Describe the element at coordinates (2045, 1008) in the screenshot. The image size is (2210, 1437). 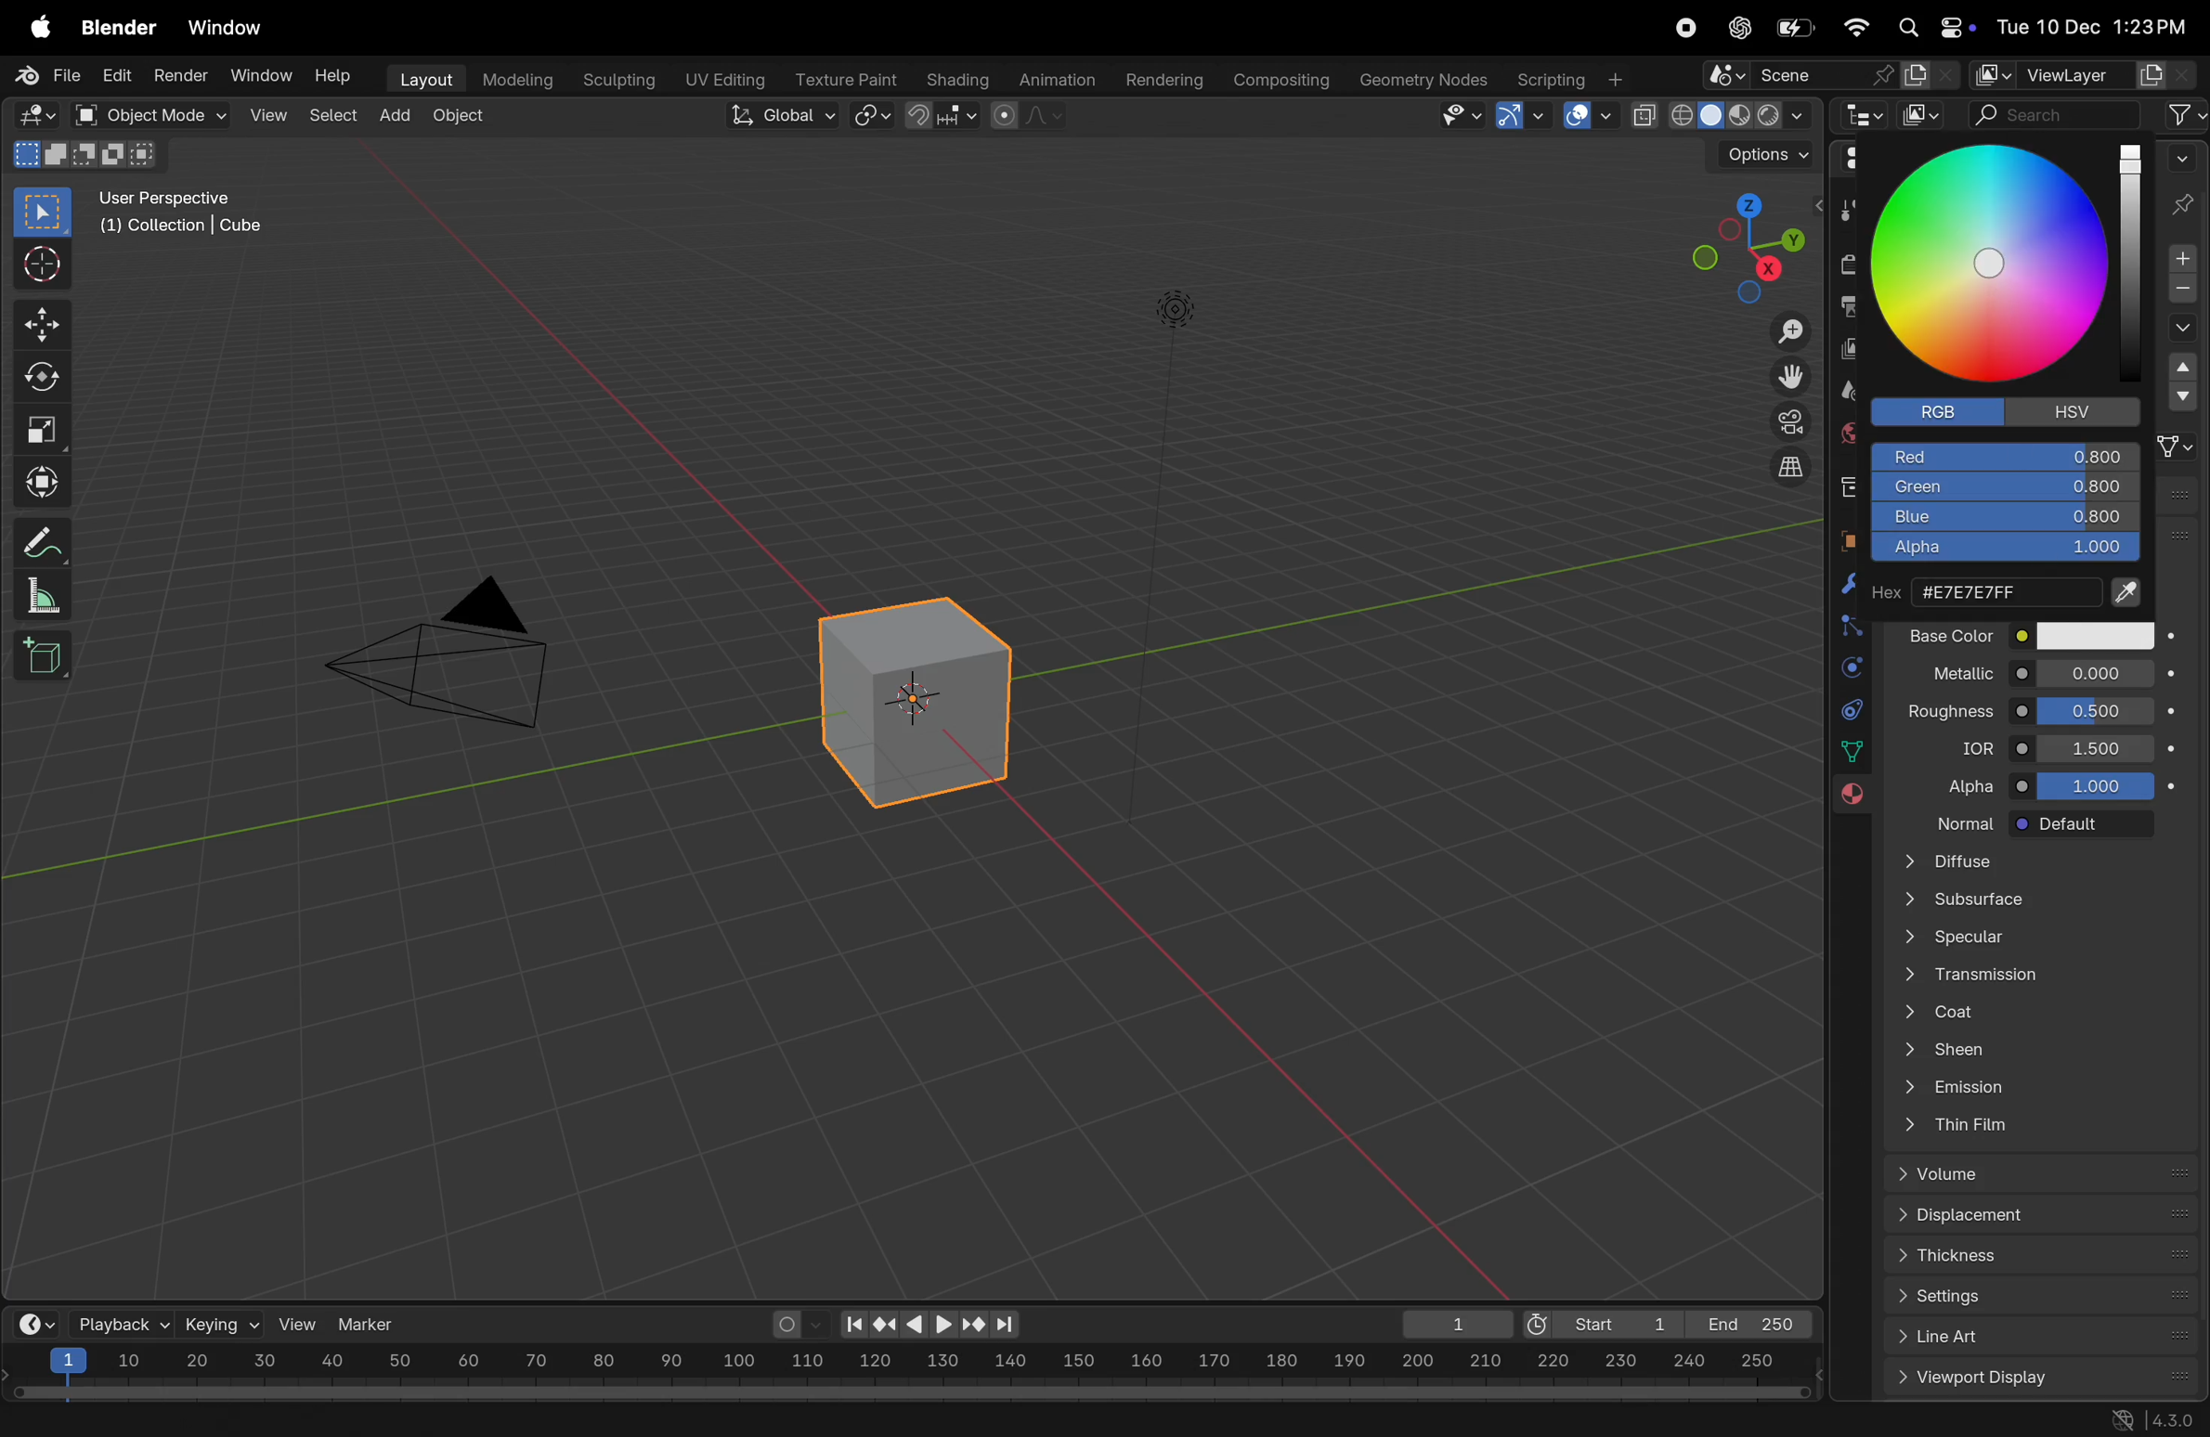
I see `coat` at that location.